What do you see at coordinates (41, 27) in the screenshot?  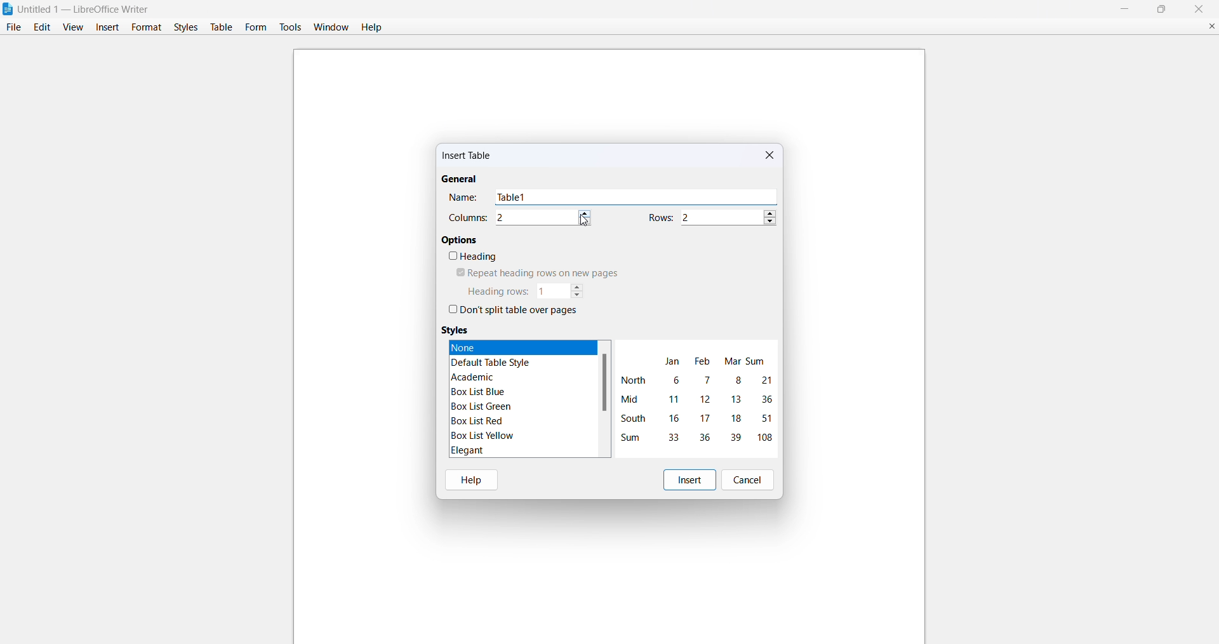 I see `edit` at bounding box center [41, 27].